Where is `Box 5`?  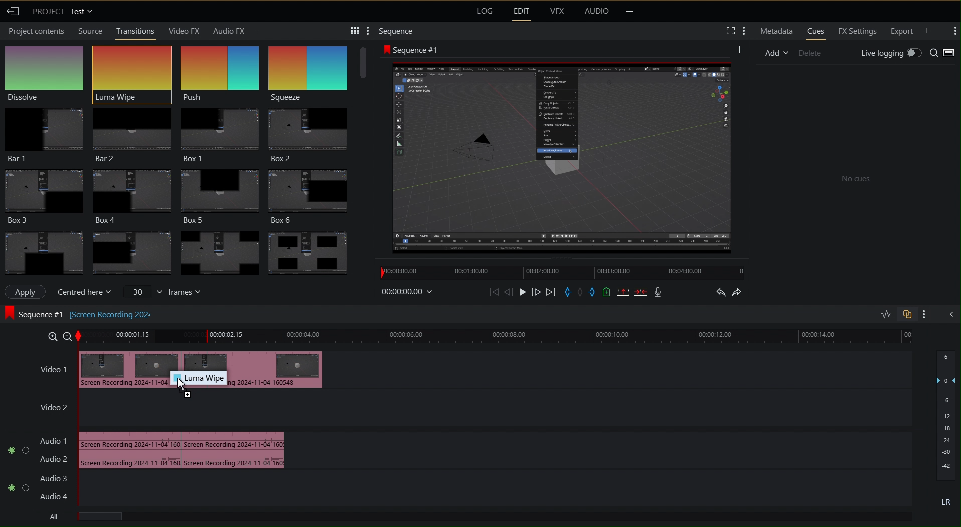
Box 5 is located at coordinates (222, 193).